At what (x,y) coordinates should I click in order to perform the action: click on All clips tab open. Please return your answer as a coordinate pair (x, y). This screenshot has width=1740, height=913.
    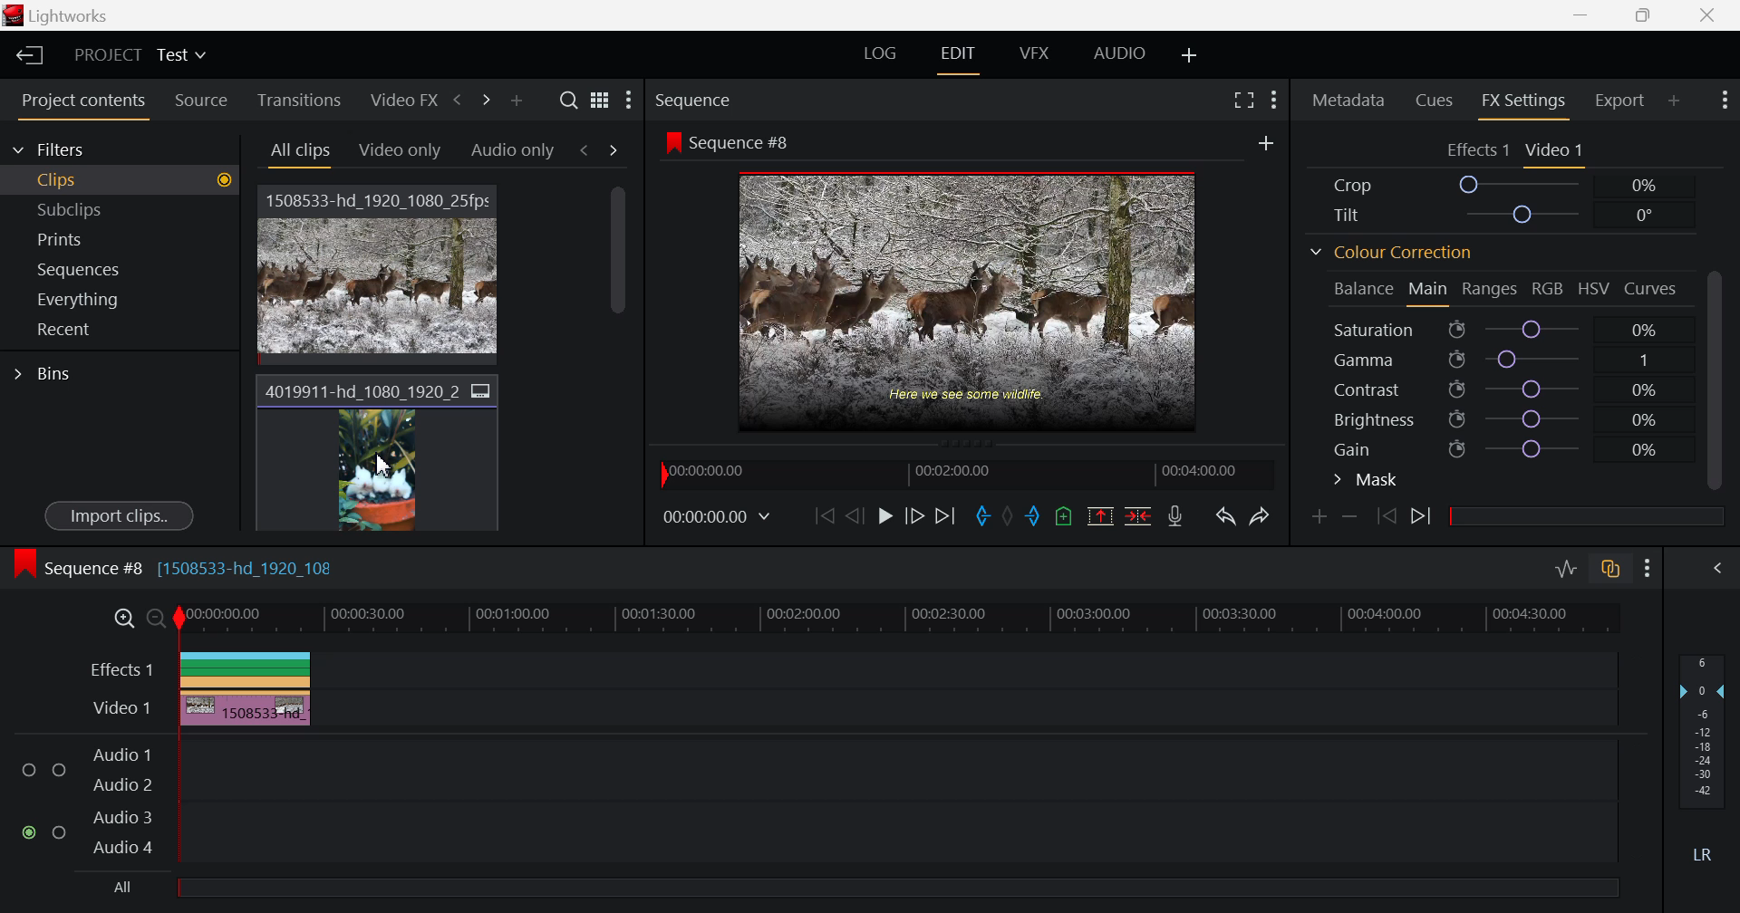
    Looking at the image, I should click on (299, 154).